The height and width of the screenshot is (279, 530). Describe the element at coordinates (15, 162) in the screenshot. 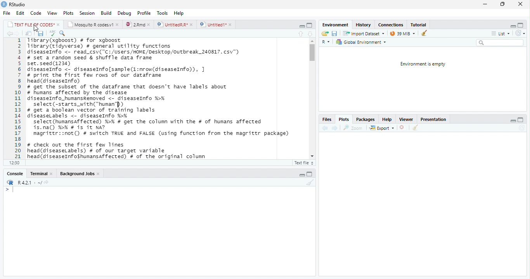

I see `1:1` at that location.